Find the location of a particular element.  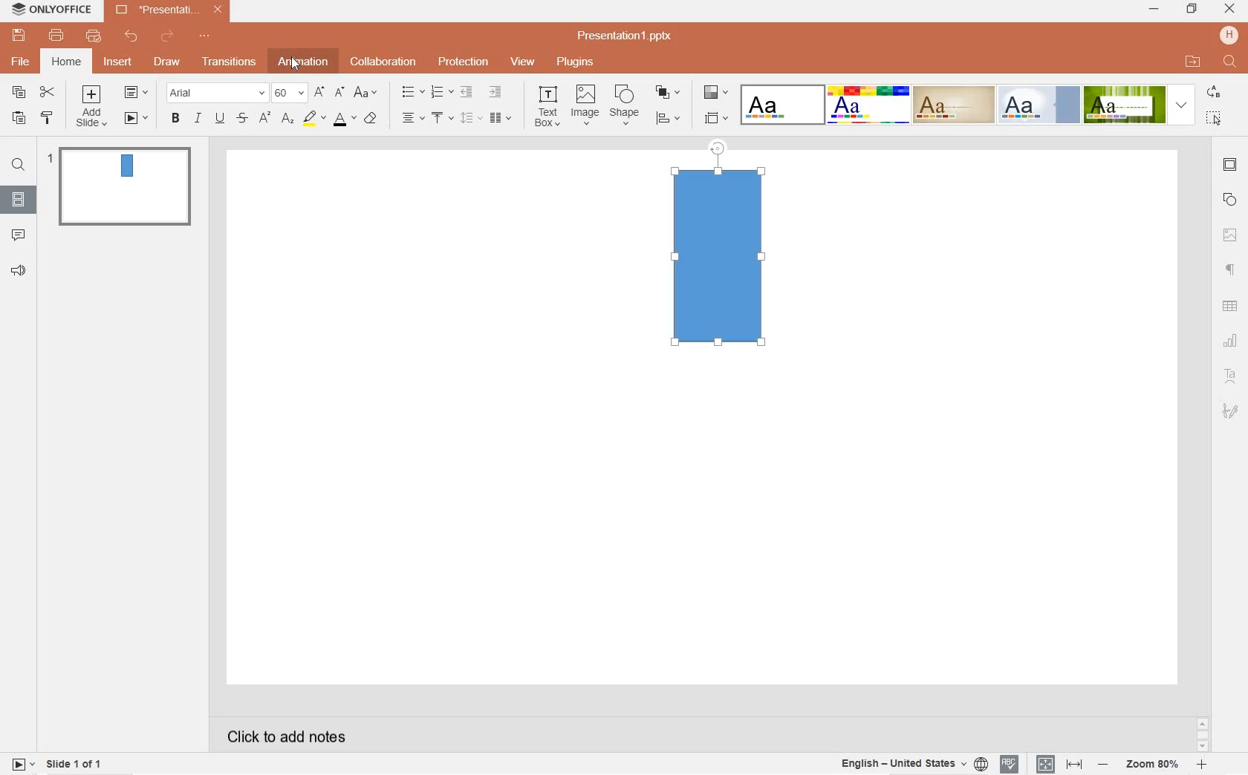

paste is located at coordinates (16, 119).